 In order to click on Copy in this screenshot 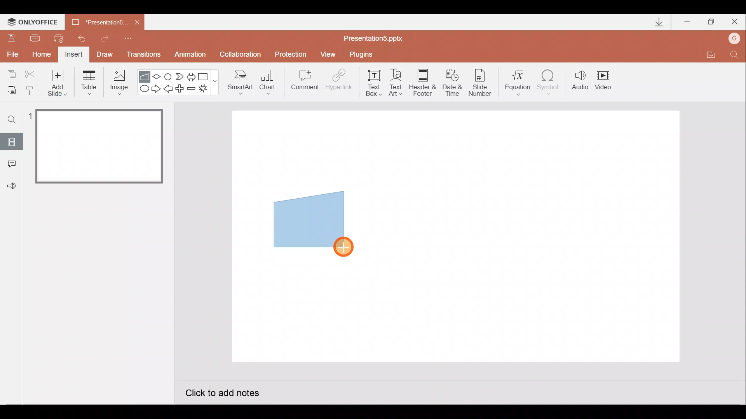, I will do `click(10, 73)`.